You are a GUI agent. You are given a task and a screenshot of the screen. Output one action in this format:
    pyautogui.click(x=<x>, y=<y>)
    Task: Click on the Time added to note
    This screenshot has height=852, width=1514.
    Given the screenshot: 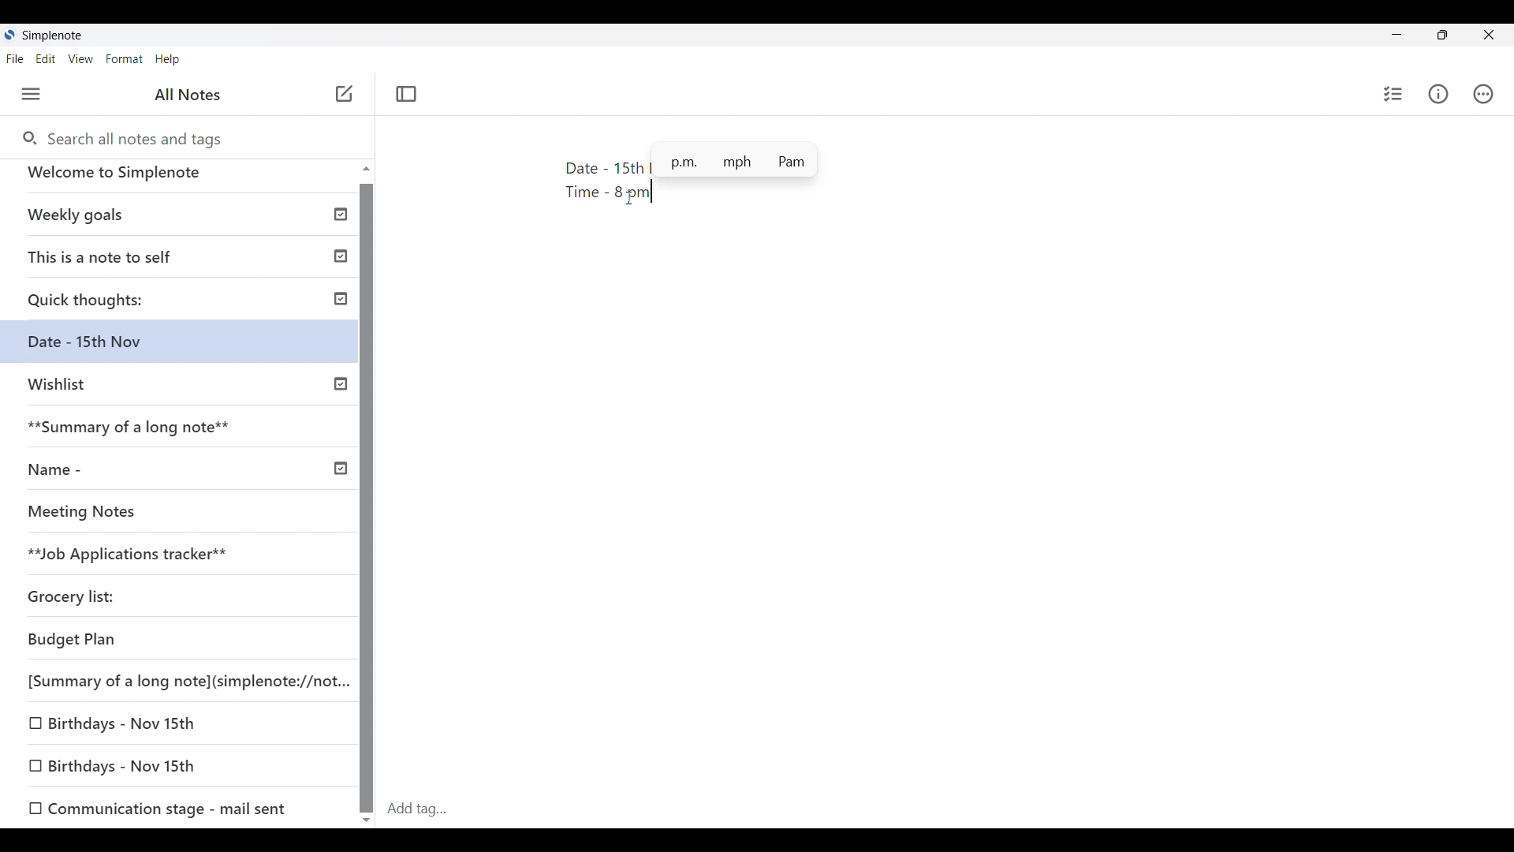 What is the action you would take?
    pyautogui.click(x=633, y=194)
    